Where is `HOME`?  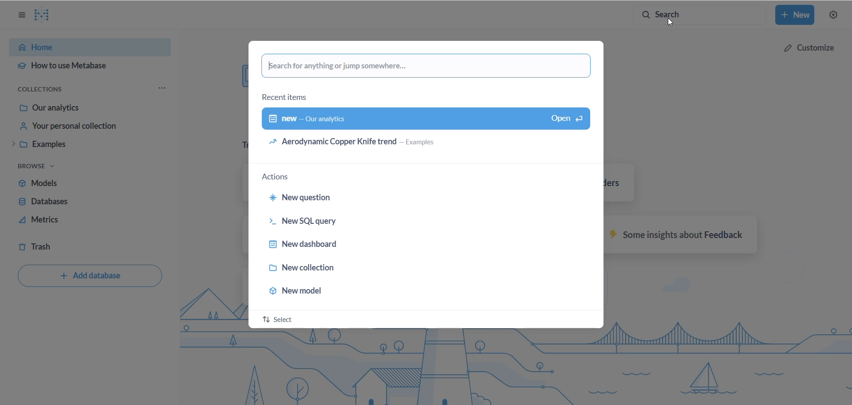
HOME is located at coordinates (87, 48).